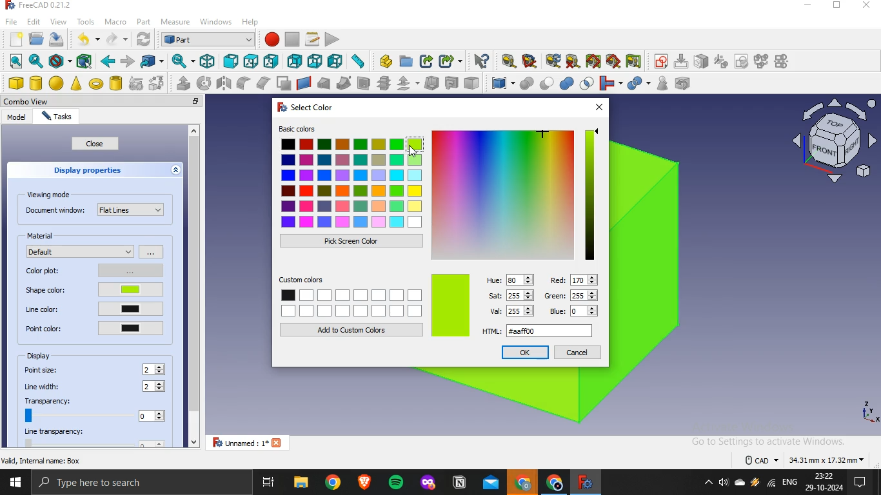 Image resolution: width=881 pixels, height=495 pixels. Describe the element at coordinates (43, 460) in the screenshot. I see `text` at that location.